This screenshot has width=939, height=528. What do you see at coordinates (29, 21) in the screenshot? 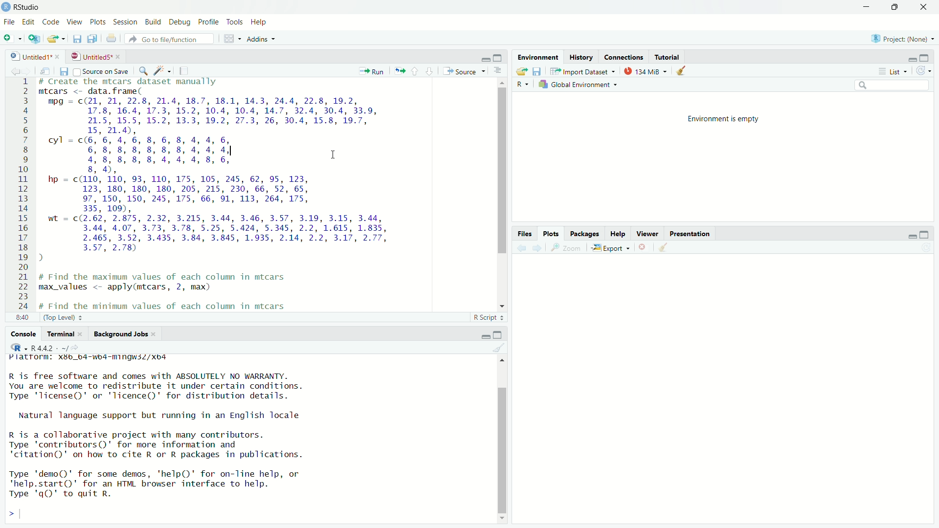
I see `Edit` at bounding box center [29, 21].